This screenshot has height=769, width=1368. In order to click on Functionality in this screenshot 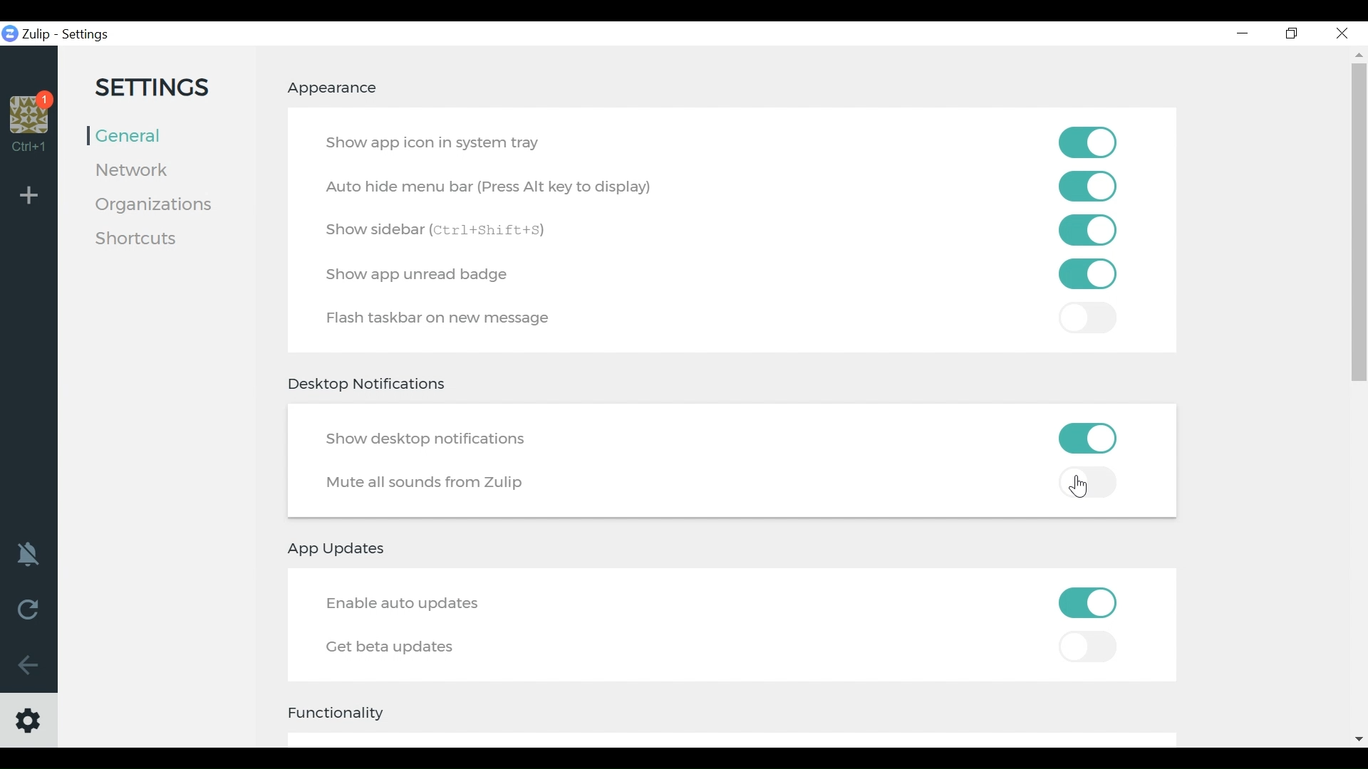, I will do `click(344, 712)`.